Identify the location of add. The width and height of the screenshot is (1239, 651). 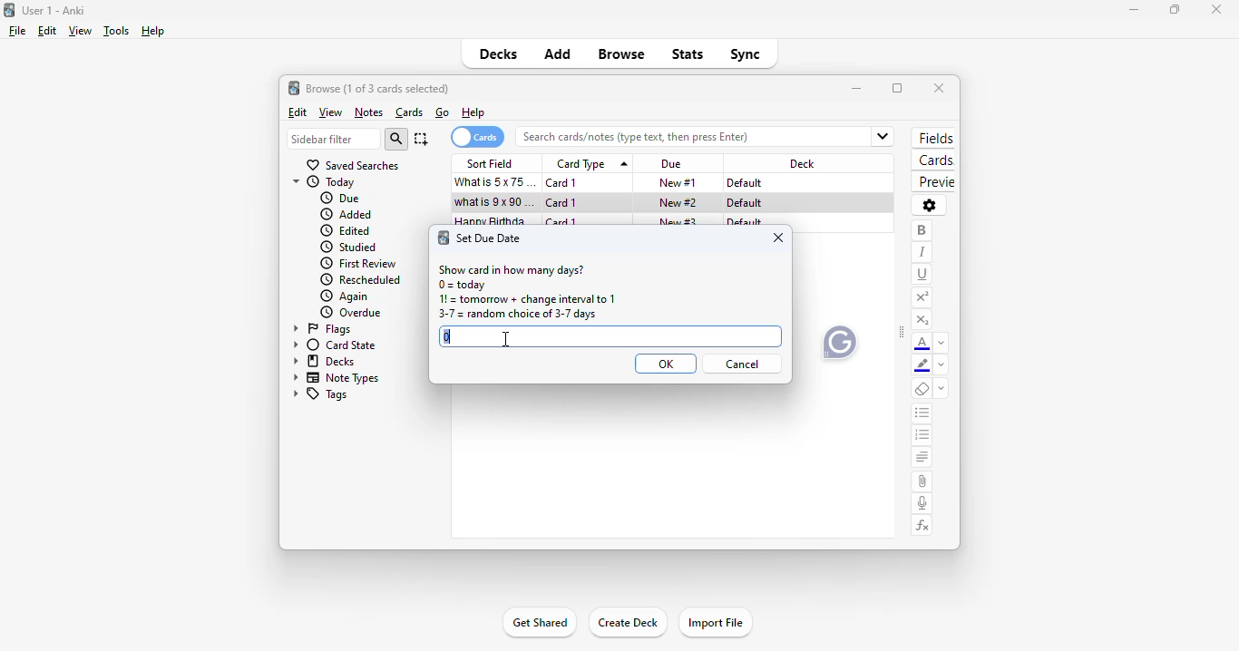
(559, 53).